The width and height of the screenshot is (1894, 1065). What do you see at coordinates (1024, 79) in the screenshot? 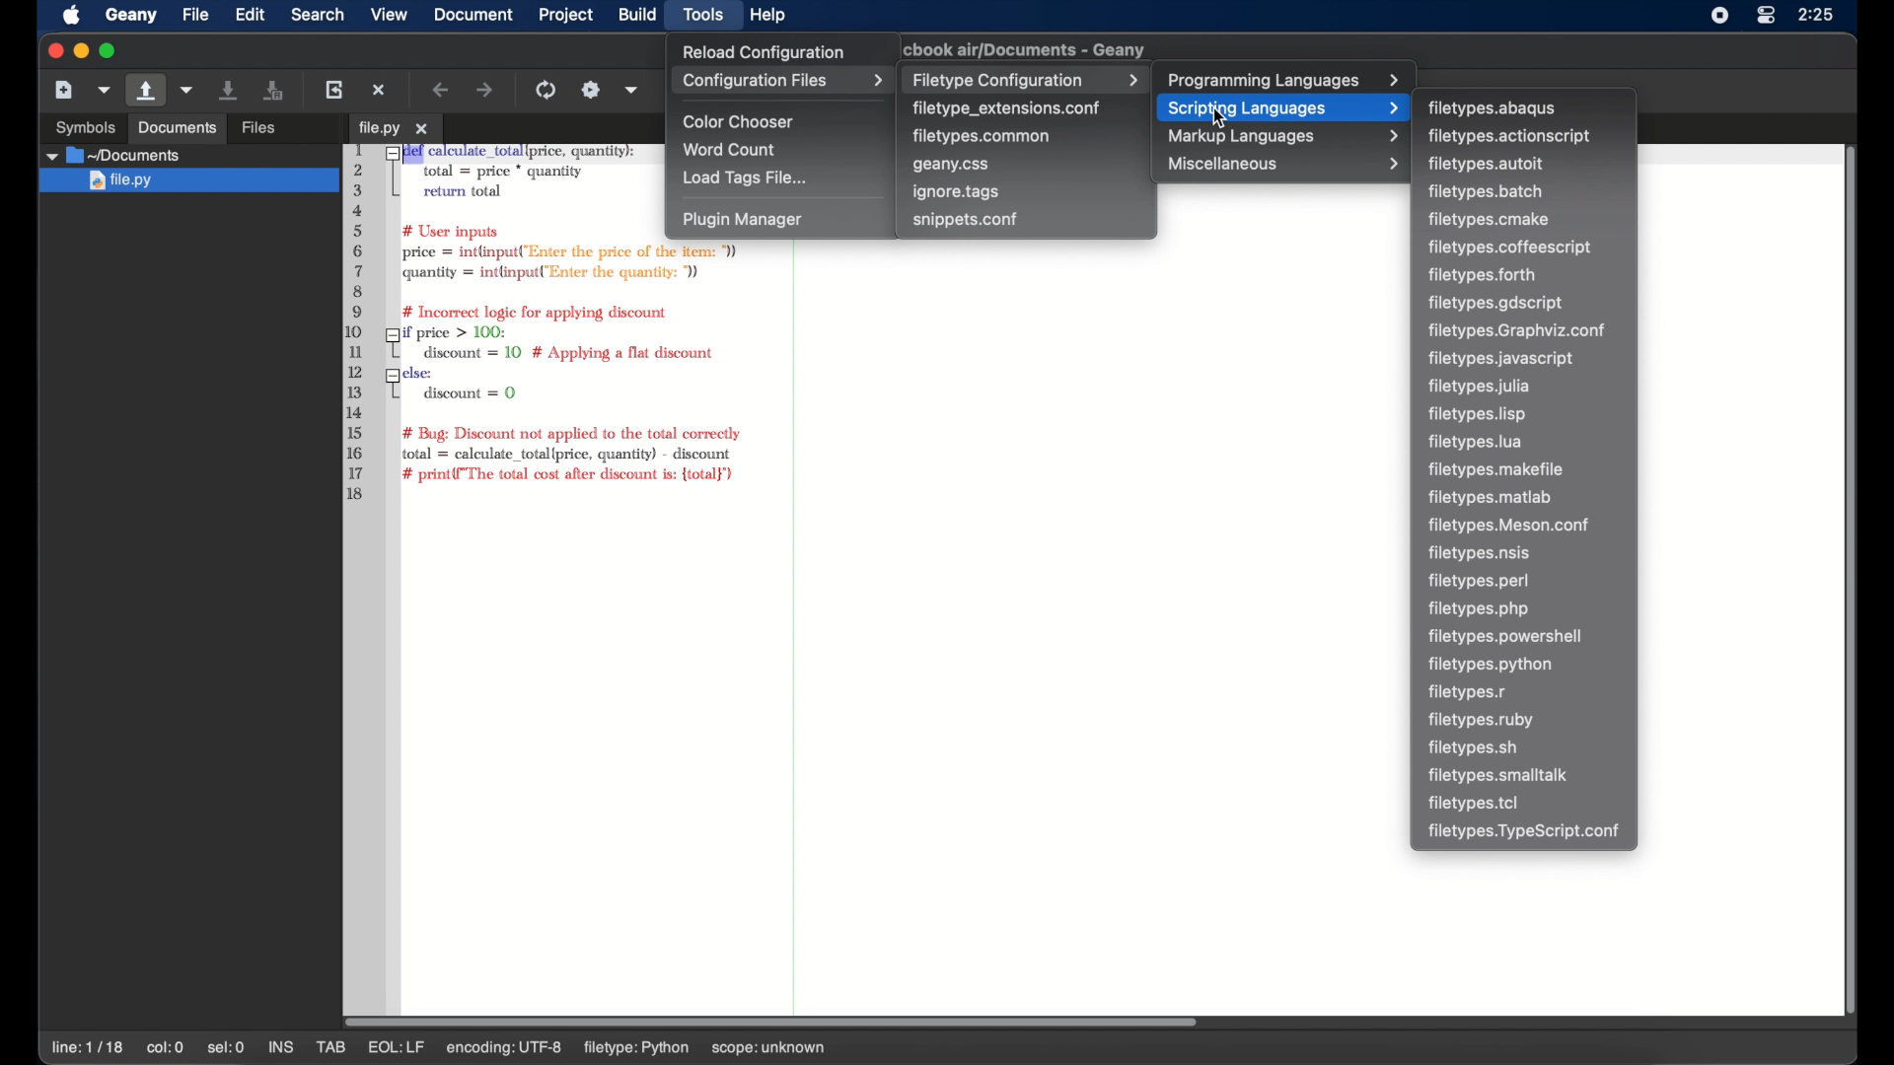
I see `filetype configuration menu` at bounding box center [1024, 79].